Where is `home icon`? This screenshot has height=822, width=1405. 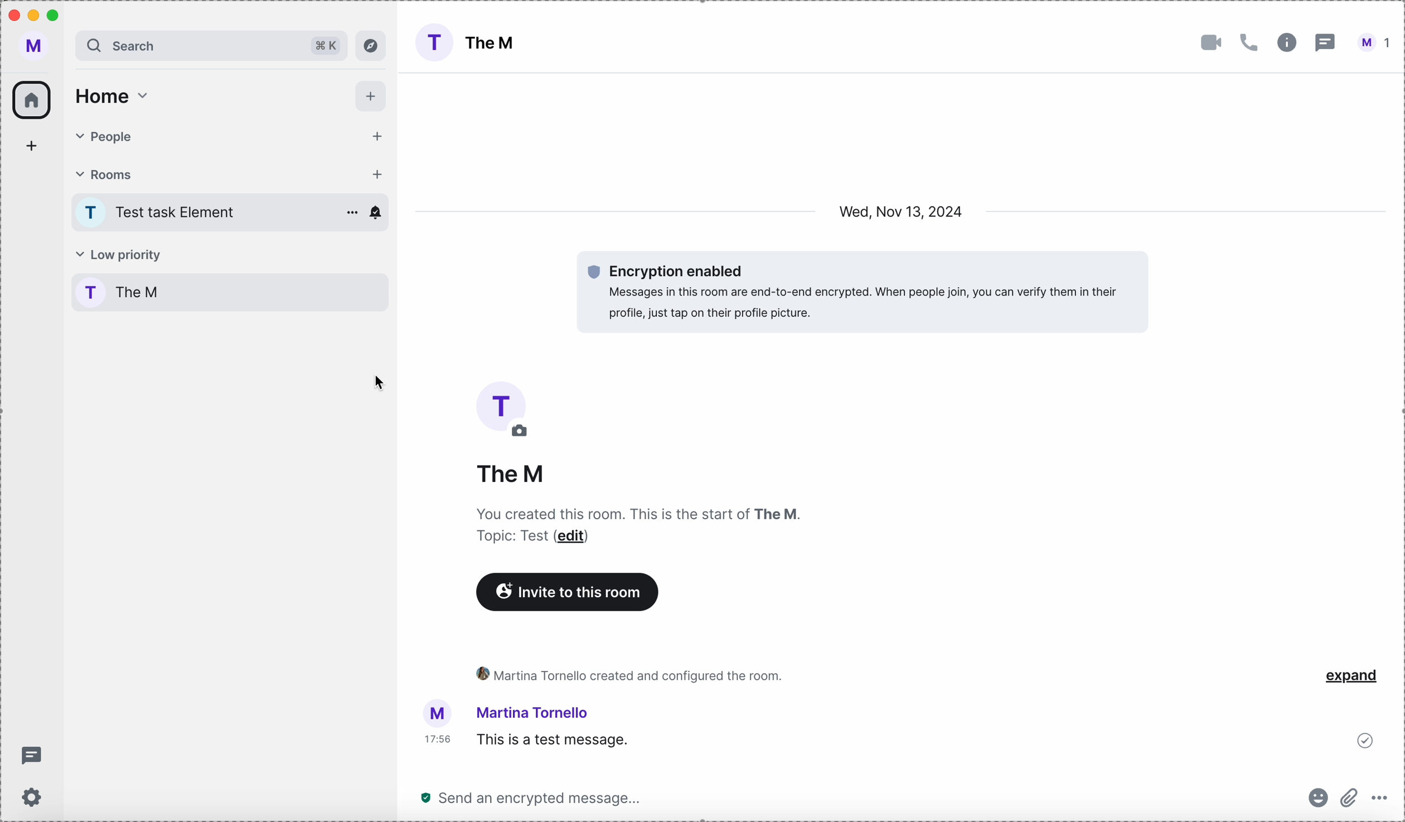 home icon is located at coordinates (32, 100).